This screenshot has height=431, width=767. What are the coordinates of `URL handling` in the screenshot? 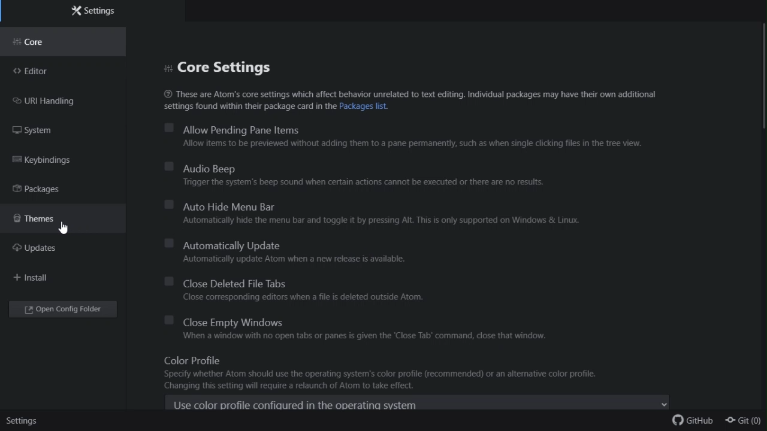 It's located at (56, 102).